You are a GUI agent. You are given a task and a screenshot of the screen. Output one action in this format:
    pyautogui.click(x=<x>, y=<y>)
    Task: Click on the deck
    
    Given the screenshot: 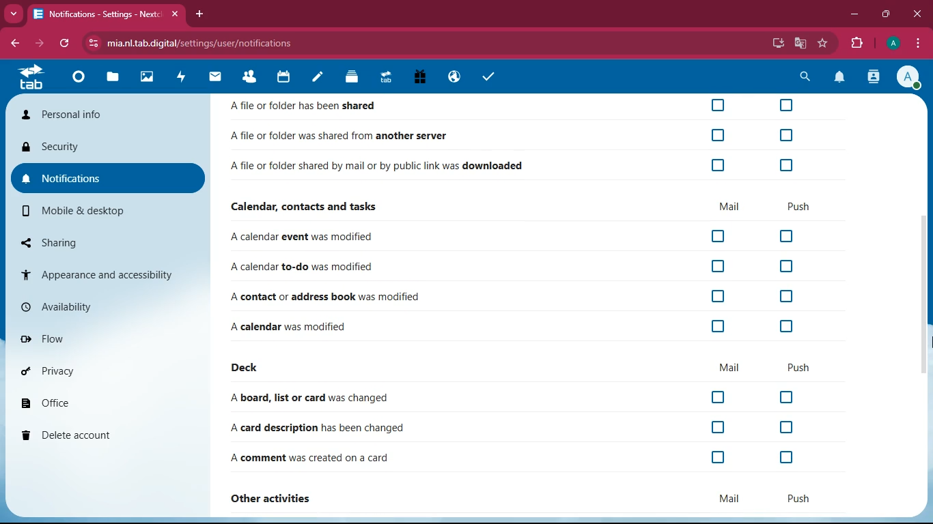 What is the action you would take?
    pyautogui.click(x=250, y=368)
    